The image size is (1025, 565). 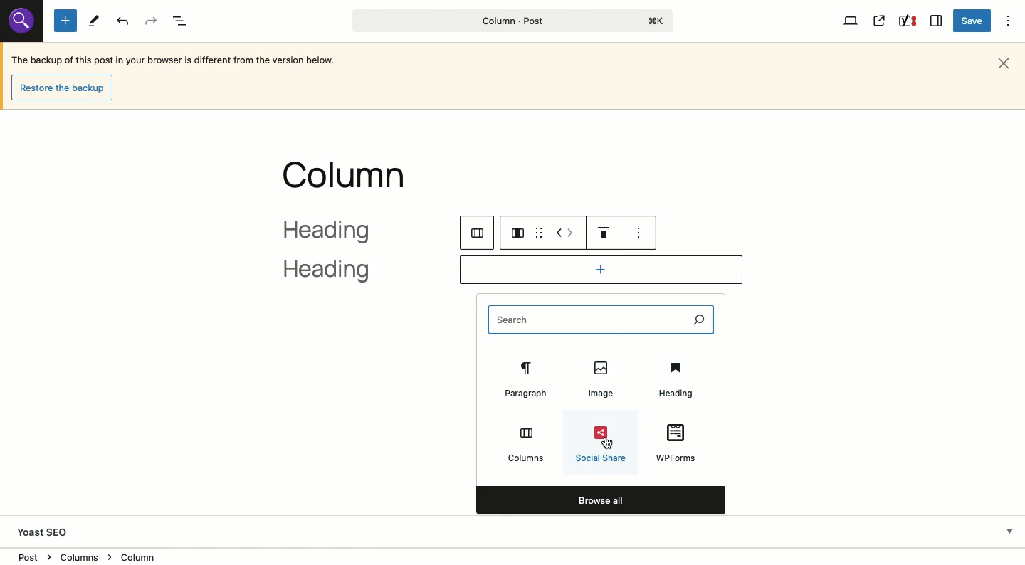 What do you see at coordinates (606, 445) in the screenshot?
I see `cursor` at bounding box center [606, 445].